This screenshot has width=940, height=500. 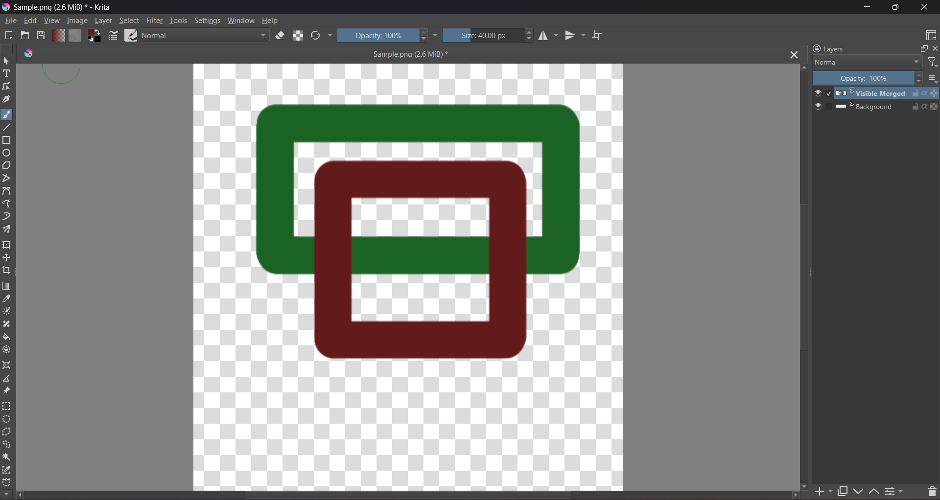 I want to click on Layer Properties, so click(x=895, y=490).